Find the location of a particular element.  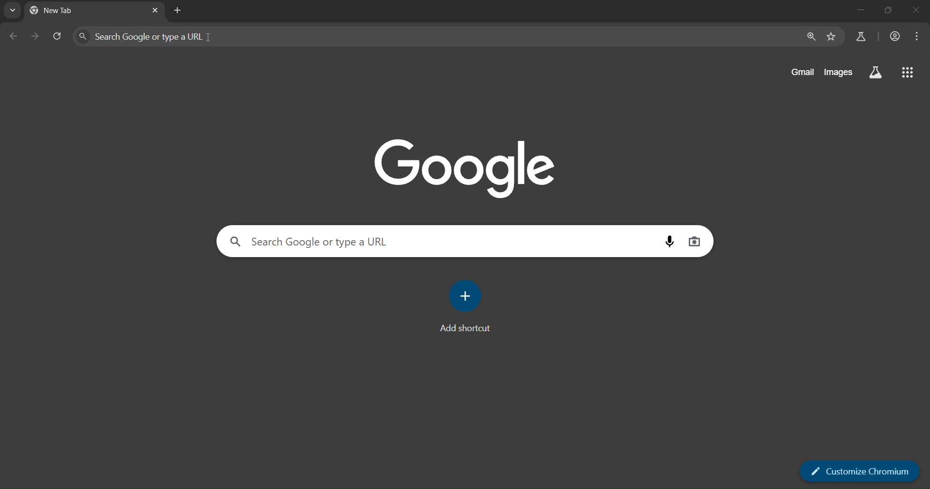

google  is located at coordinates (465, 166).